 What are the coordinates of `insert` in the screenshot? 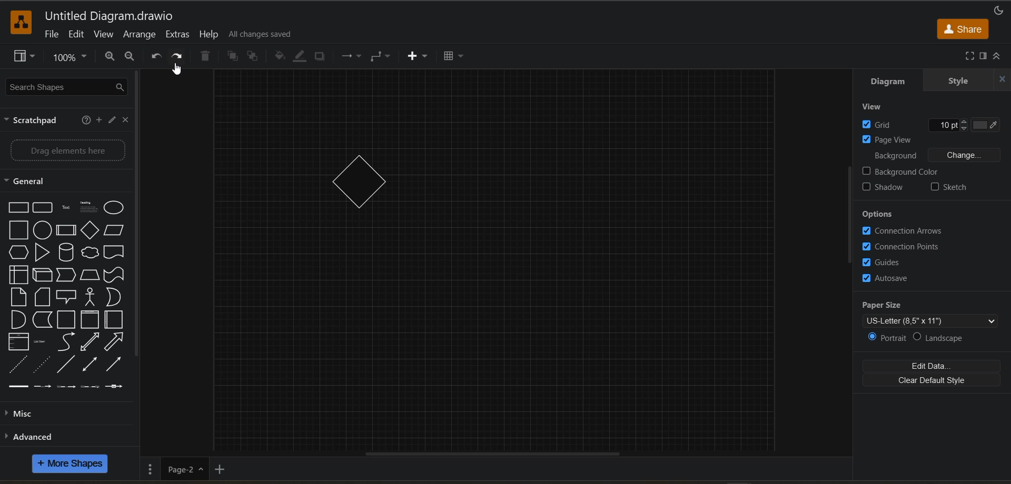 It's located at (420, 57).